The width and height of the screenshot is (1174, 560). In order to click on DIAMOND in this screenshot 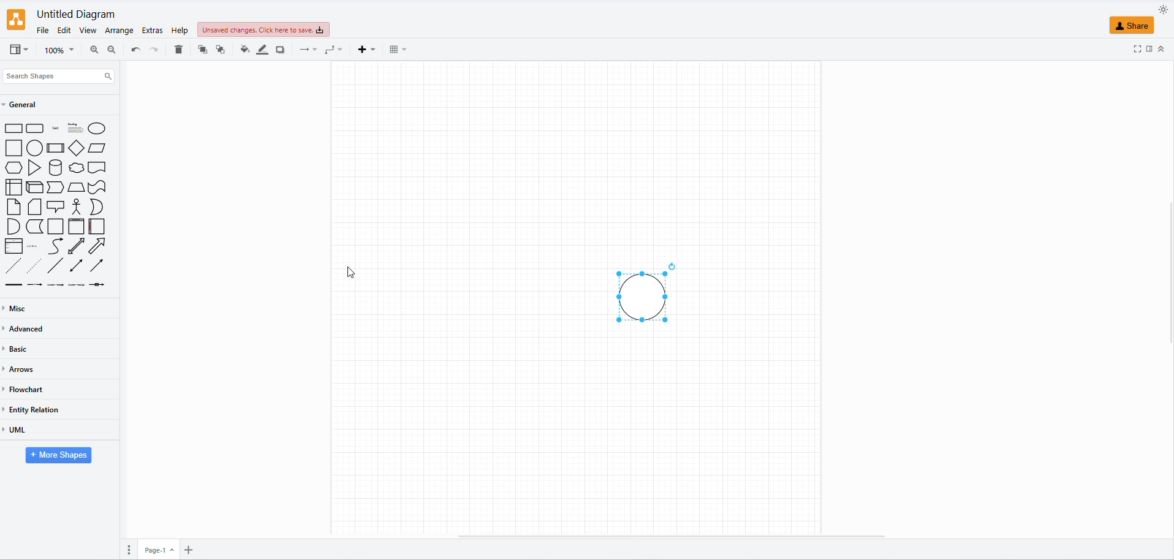, I will do `click(75, 148)`.